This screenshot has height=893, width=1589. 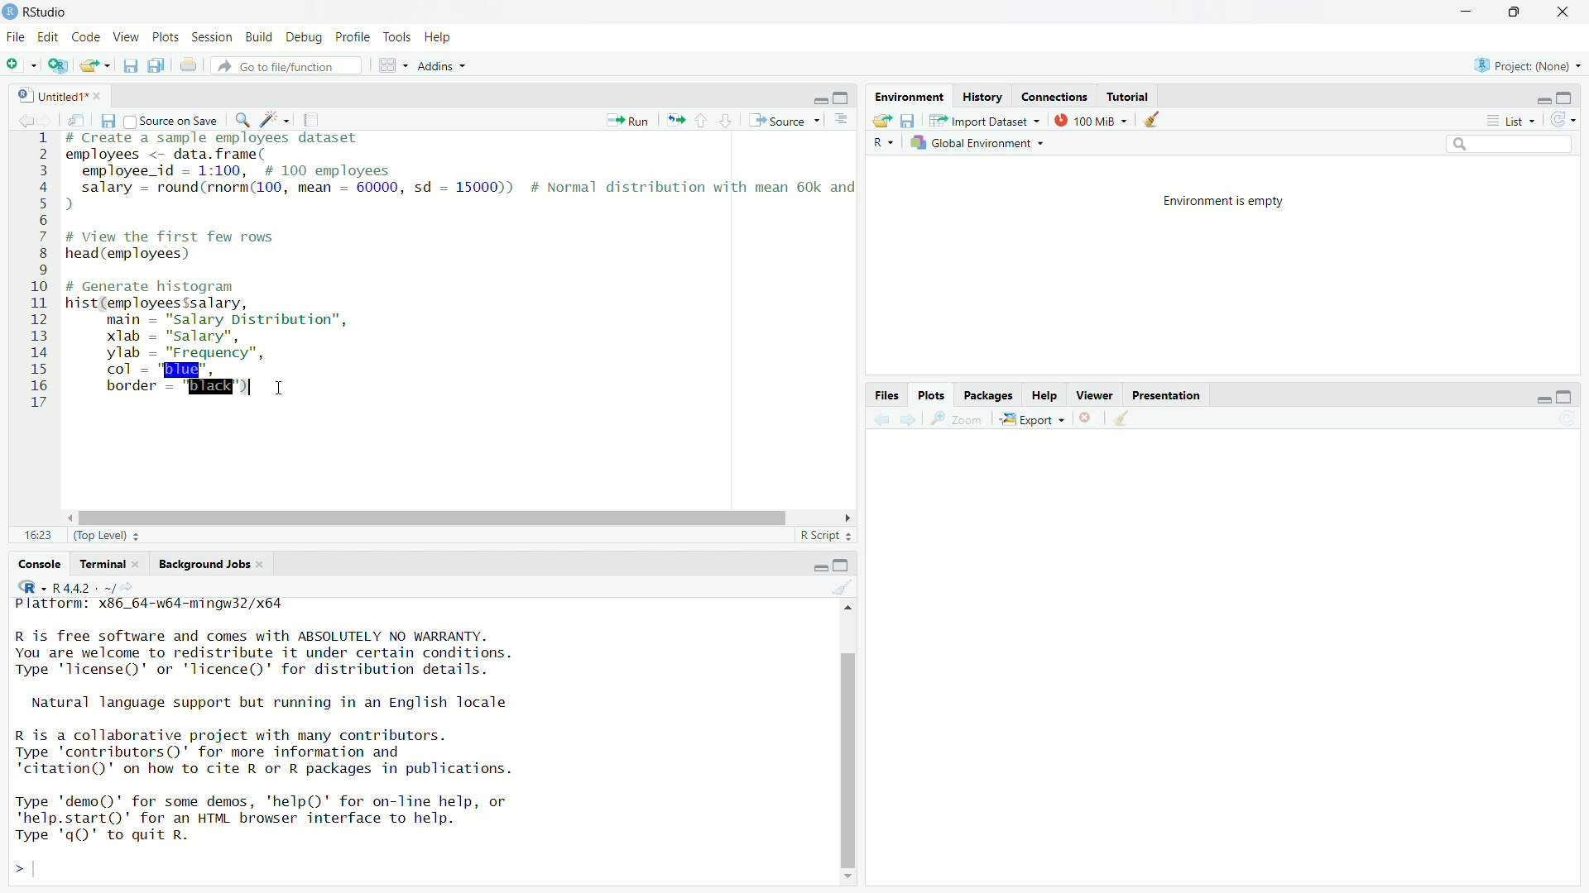 I want to click on Packages, so click(x=991, y=395).